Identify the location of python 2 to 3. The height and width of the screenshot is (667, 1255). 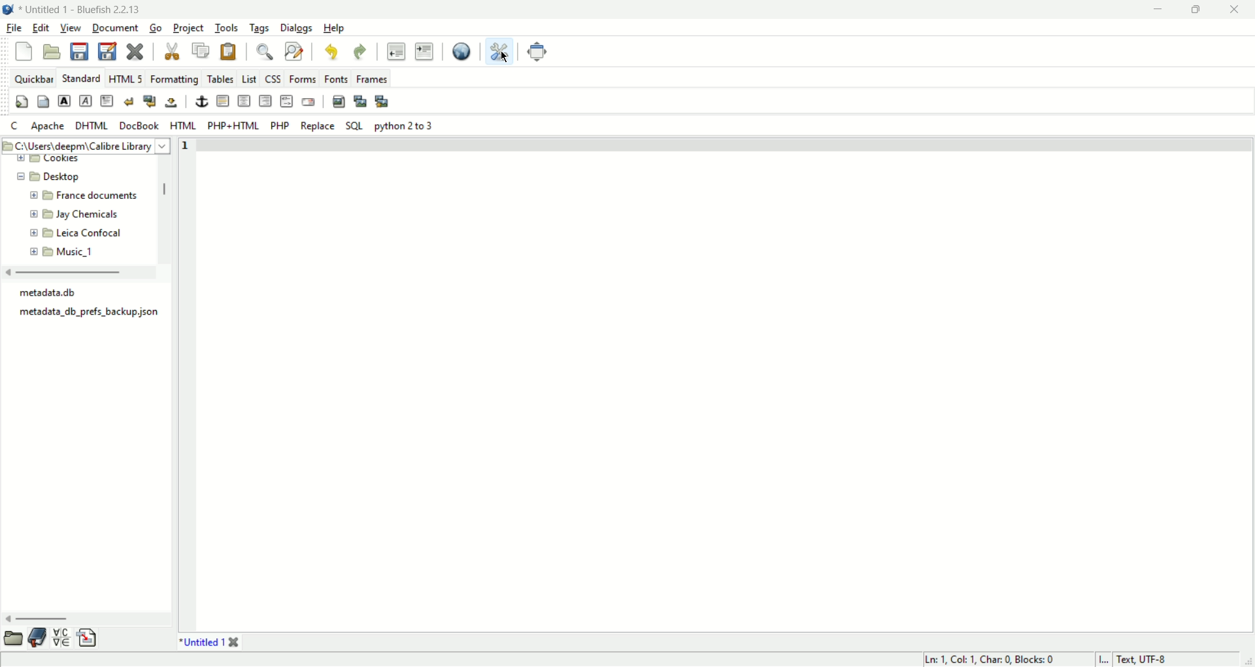
(404, 127).